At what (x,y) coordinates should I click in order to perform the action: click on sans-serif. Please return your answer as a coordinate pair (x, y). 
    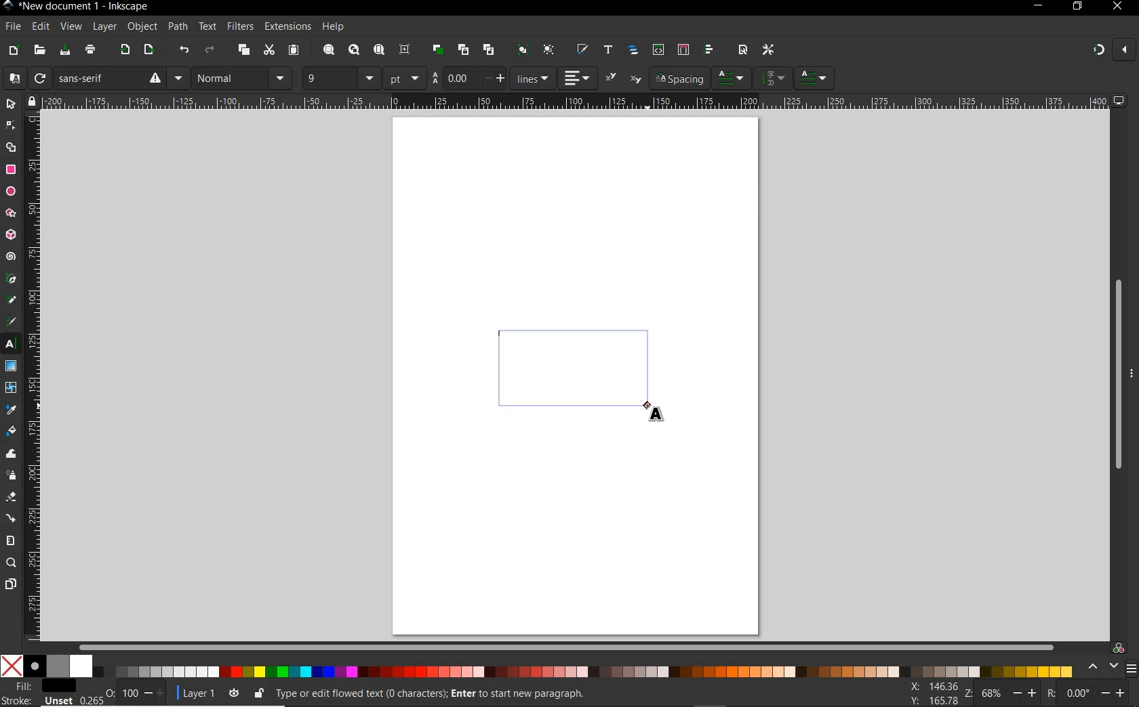
    Looking at the image, I should click on (109, 78).